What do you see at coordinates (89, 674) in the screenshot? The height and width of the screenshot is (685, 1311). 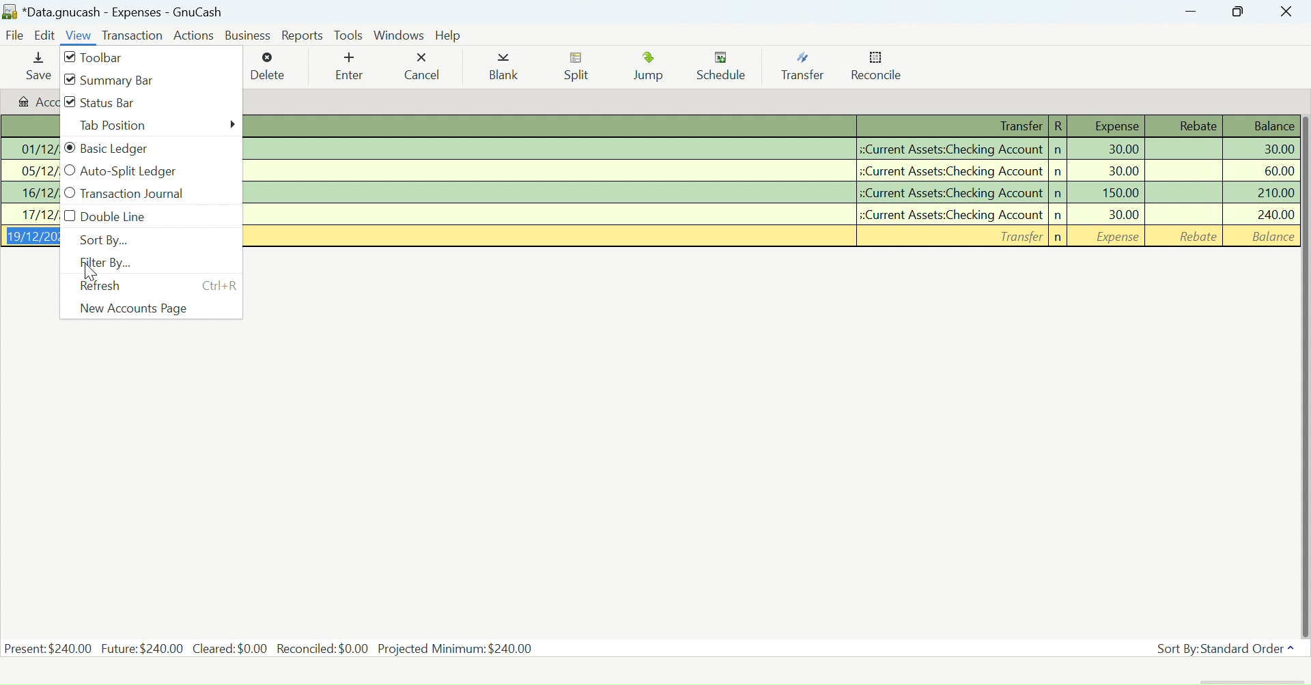 I see `Thursday, 19 December 2024` at bounding box center [89, 674].